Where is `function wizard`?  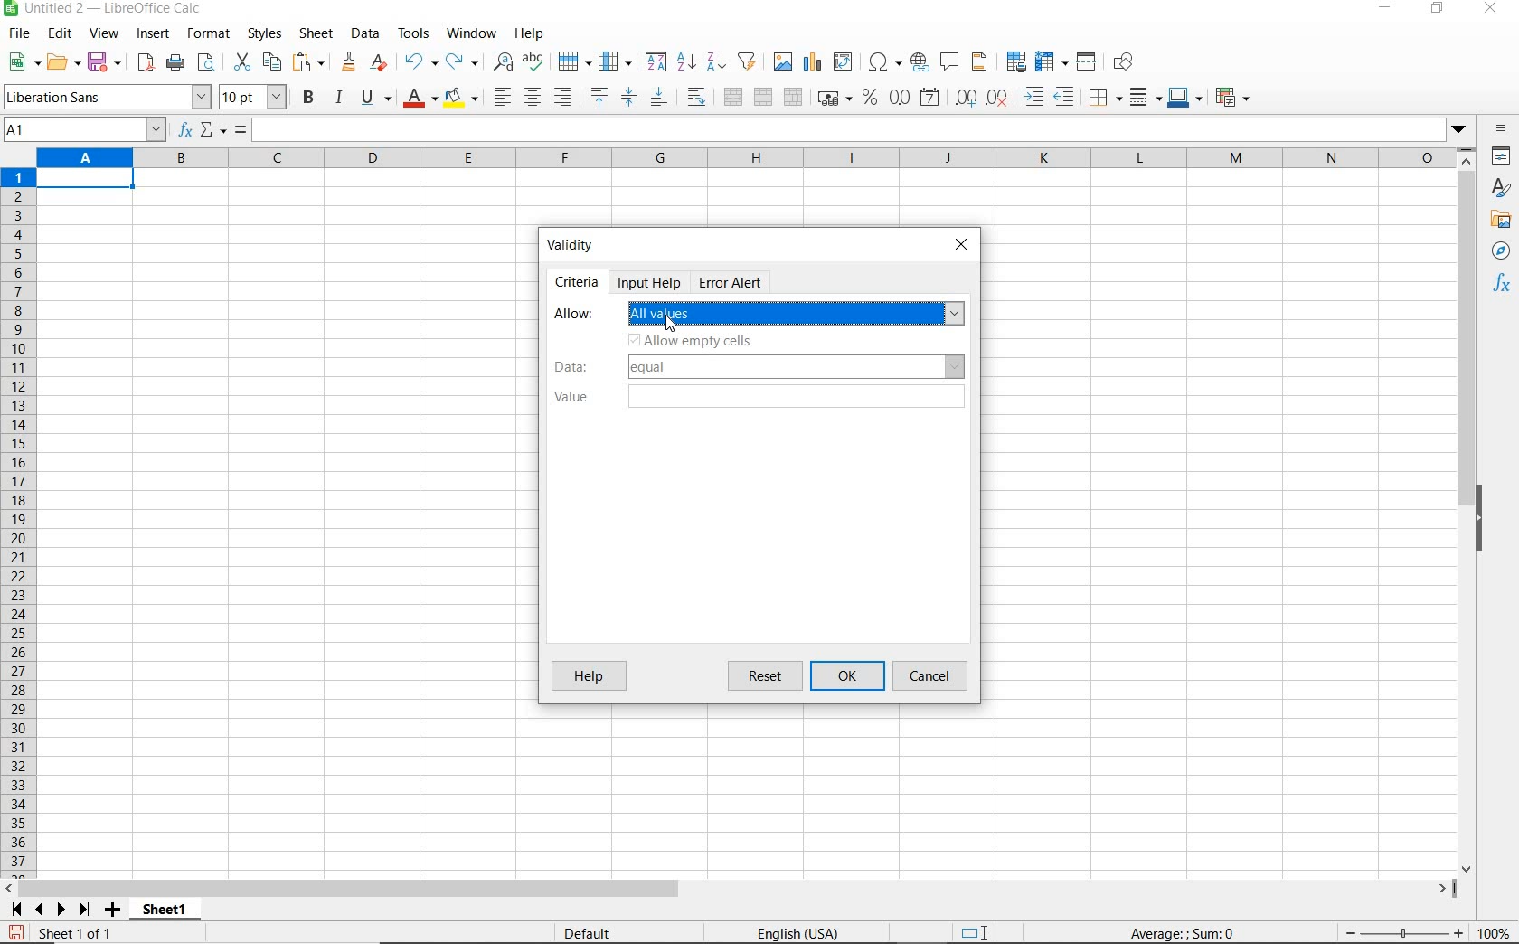
function wizard is located at coordinates (183, 130).